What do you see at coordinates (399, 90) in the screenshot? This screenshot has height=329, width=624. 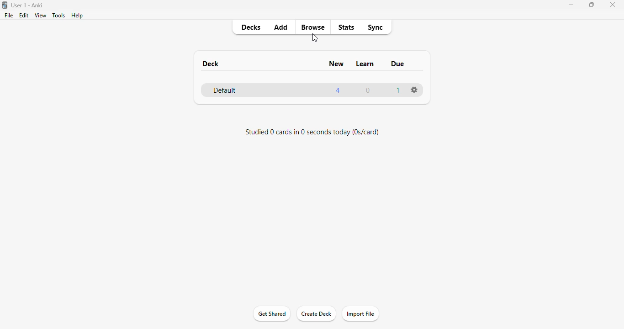 I see `1` at bounding box center [399, 90].